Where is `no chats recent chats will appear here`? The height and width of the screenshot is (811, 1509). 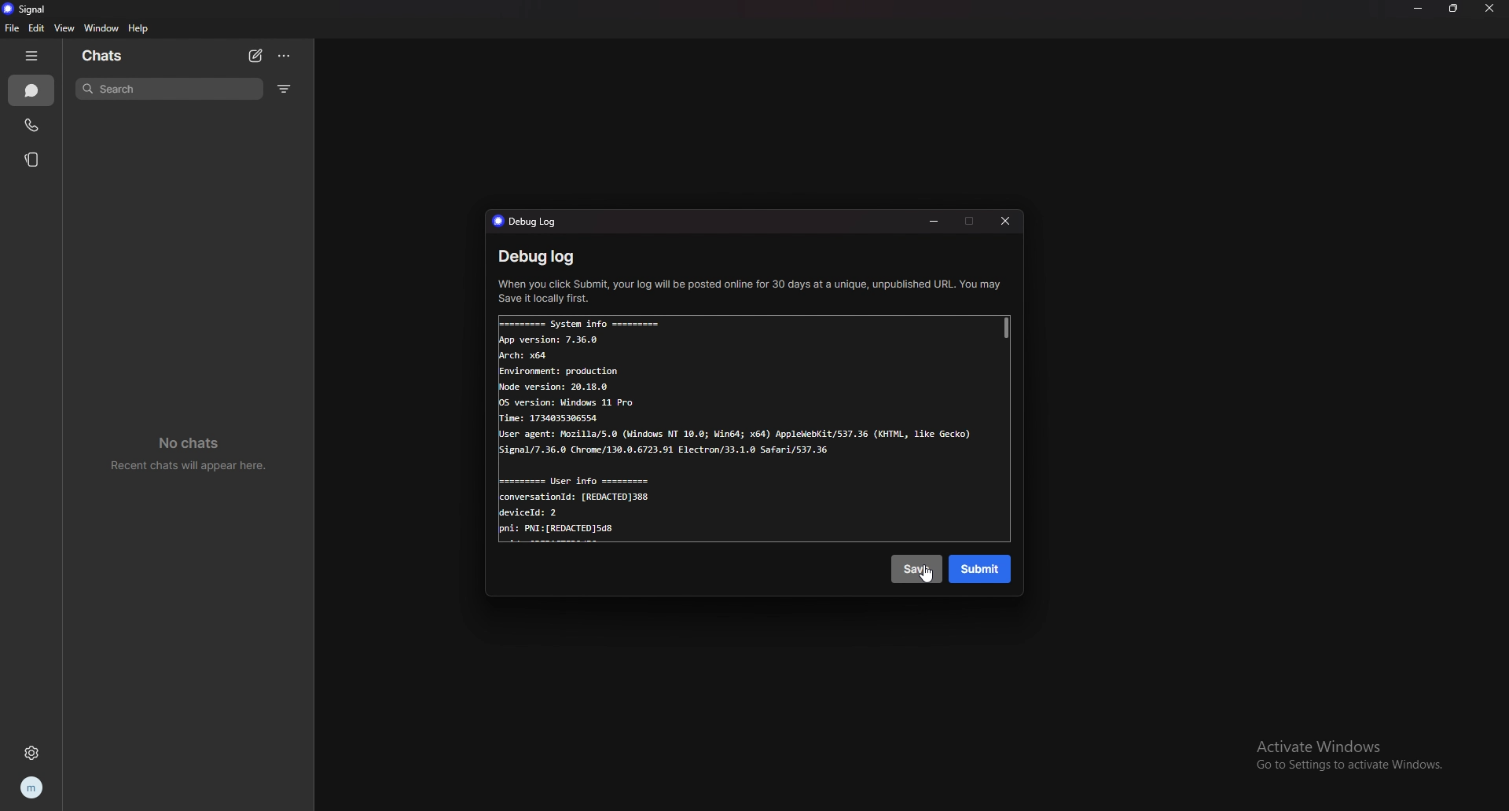 no chats recent chats will appear here is located at coordinates (194, 455).